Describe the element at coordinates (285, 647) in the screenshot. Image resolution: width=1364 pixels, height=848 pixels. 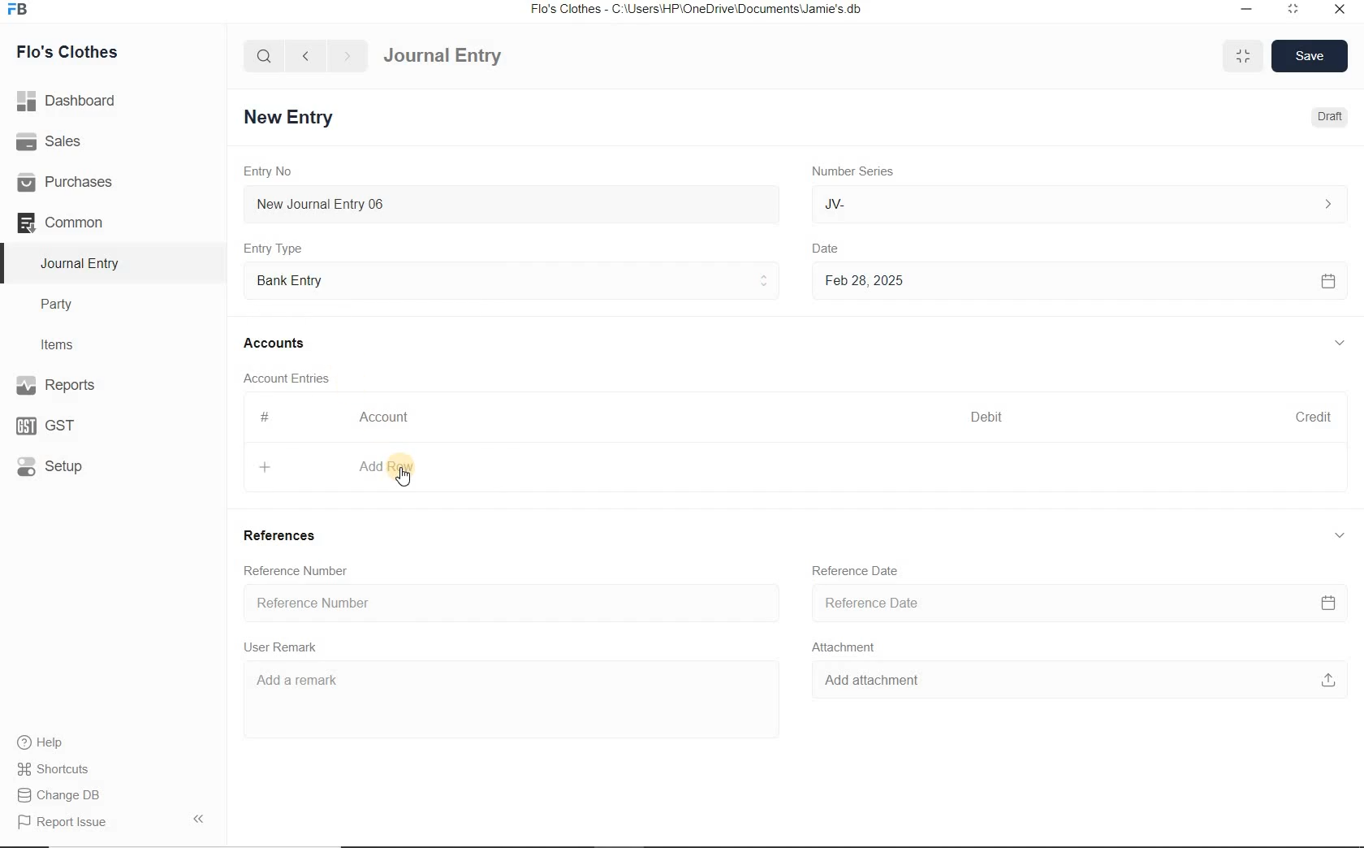
I see `User Remark` at that location.